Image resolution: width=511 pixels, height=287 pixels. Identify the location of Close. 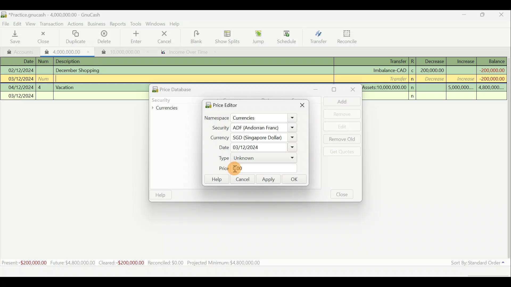
(352, 90).